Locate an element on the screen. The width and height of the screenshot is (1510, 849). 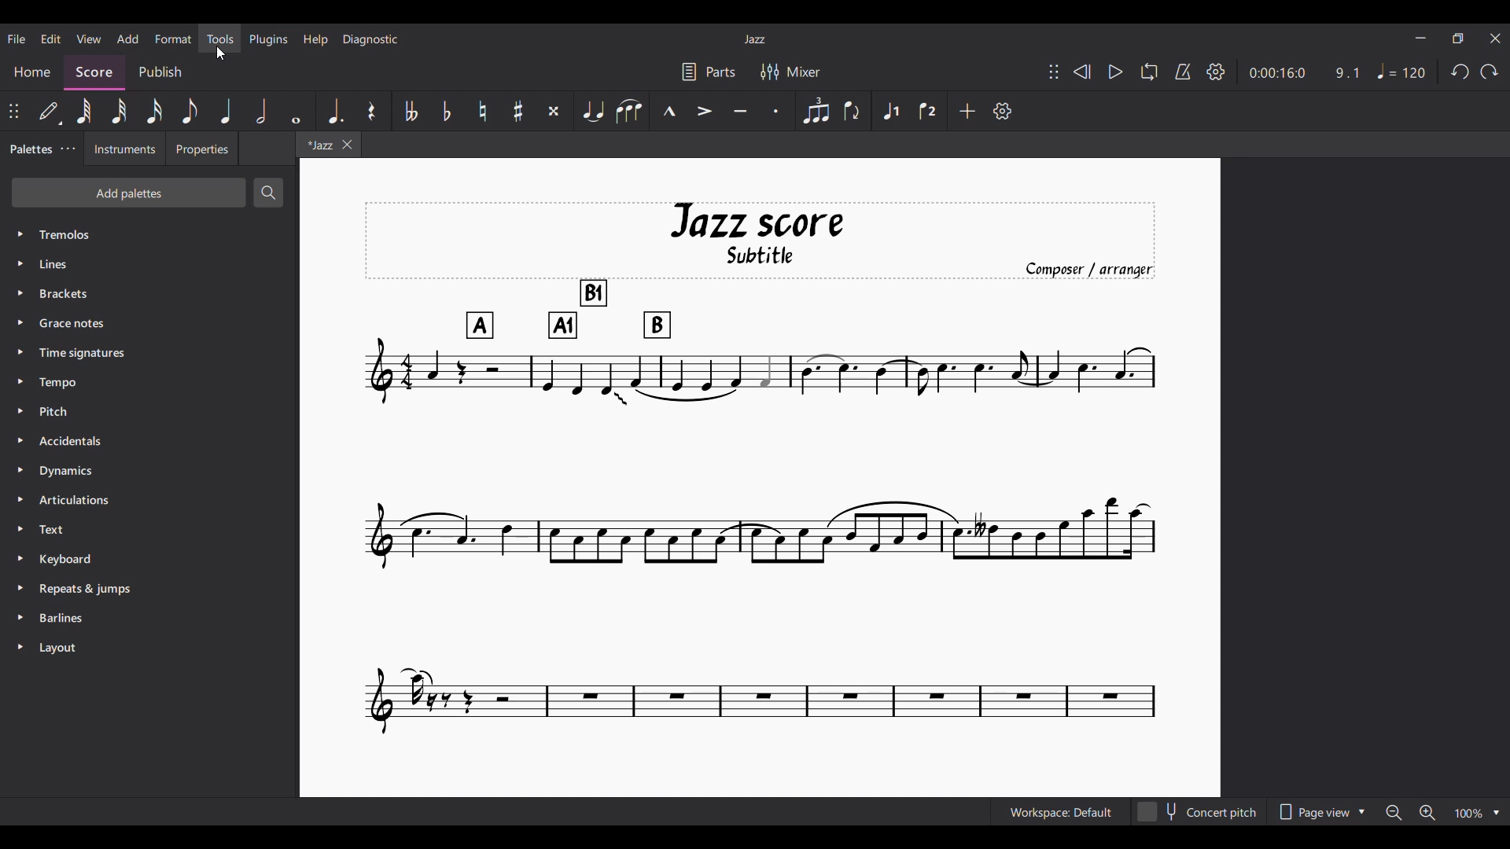
Palettes is located at coordinates (28, 149).